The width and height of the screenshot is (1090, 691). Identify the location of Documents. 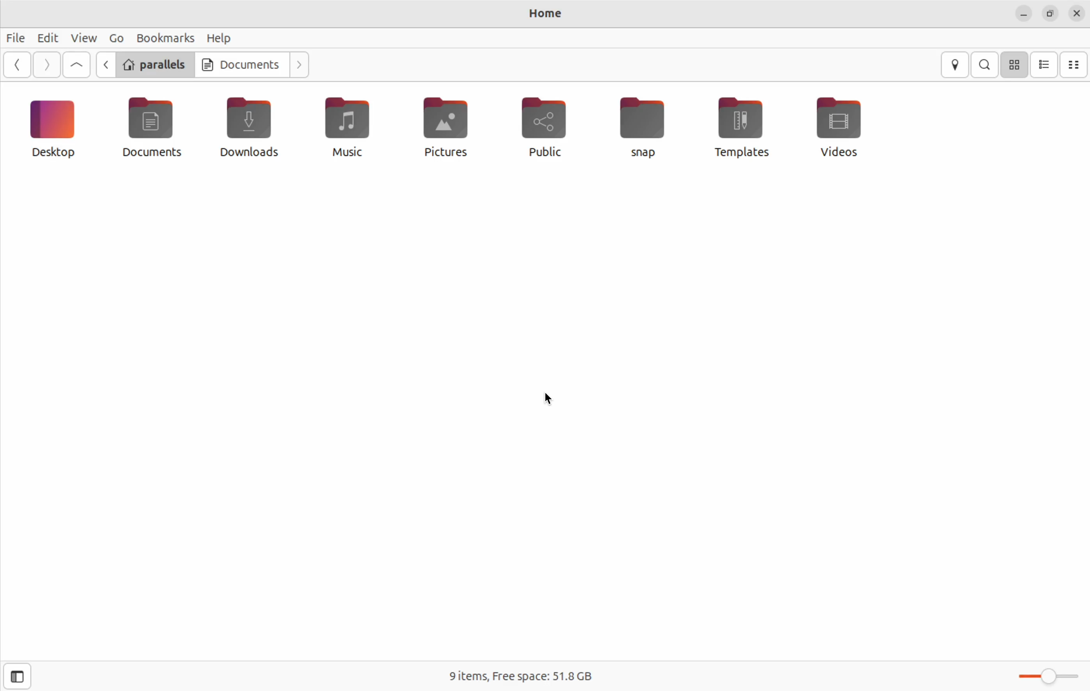
(242, 65).